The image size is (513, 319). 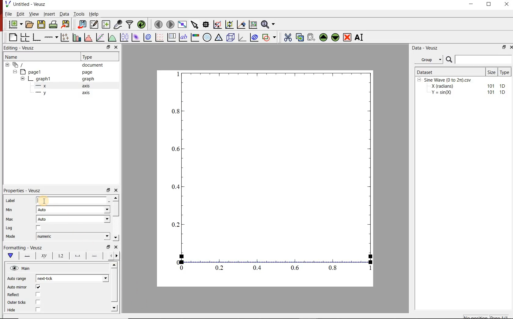 I want to click on View, so click(x=34, y=14).